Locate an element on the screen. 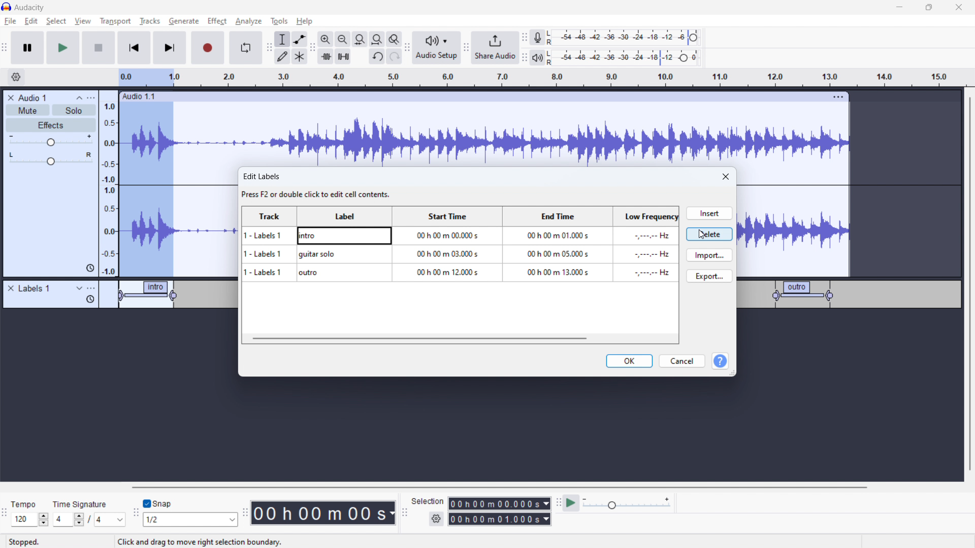 Image resolution: width=975 pixels, height=548 pixels. vertical scrollbar is located at coordinates (968, 285).